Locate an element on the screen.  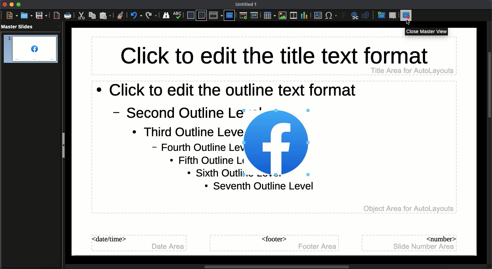
Chart is located at coordinates (303, 16).